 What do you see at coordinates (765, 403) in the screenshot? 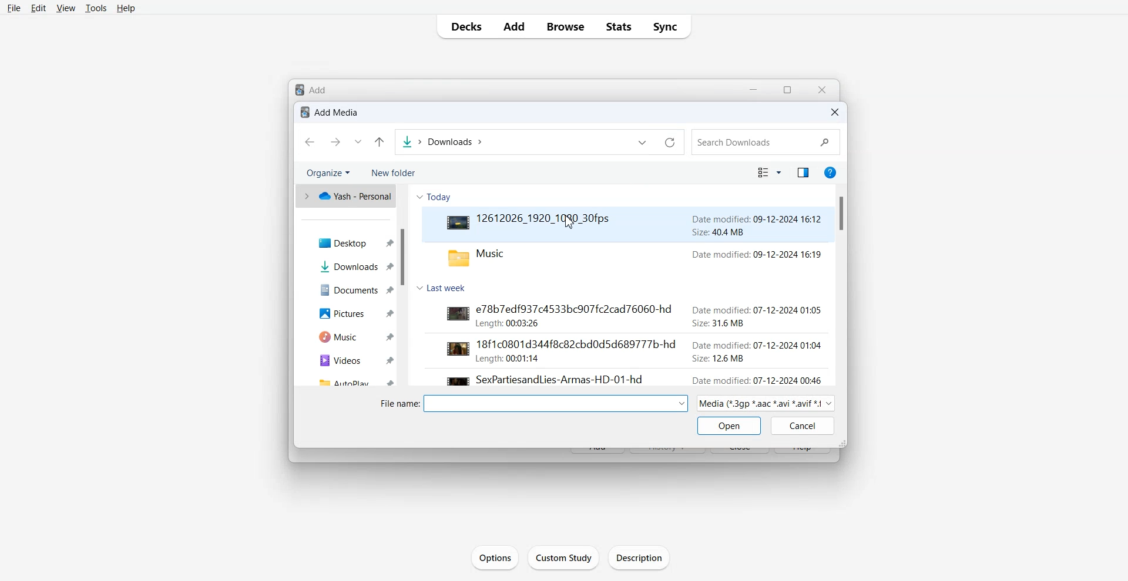
I see `Media Mode` at bounding box center [765, 403].